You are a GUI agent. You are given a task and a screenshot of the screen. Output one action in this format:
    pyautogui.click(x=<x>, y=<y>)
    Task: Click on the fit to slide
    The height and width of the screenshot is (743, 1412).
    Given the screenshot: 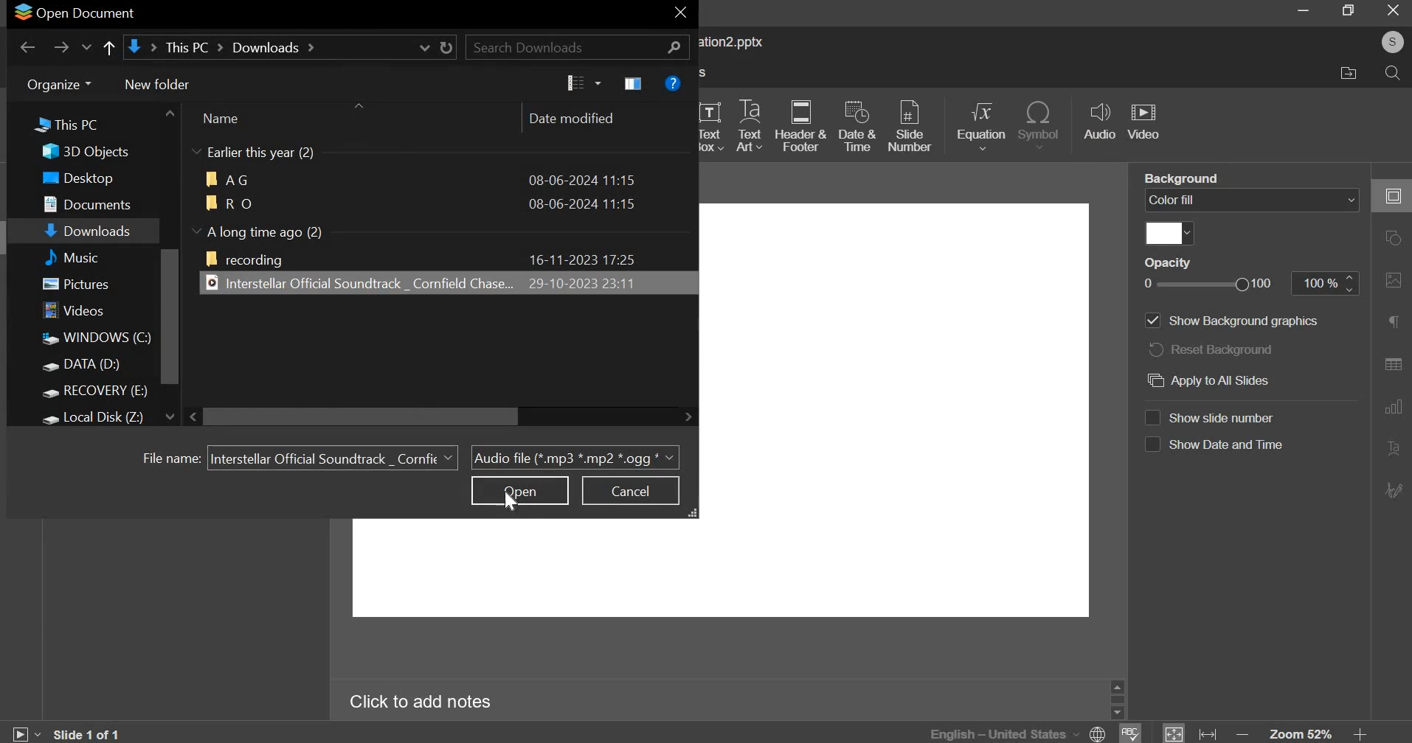 What is the action you would take?
    pyautogui.click(x=1173, y=732)
    